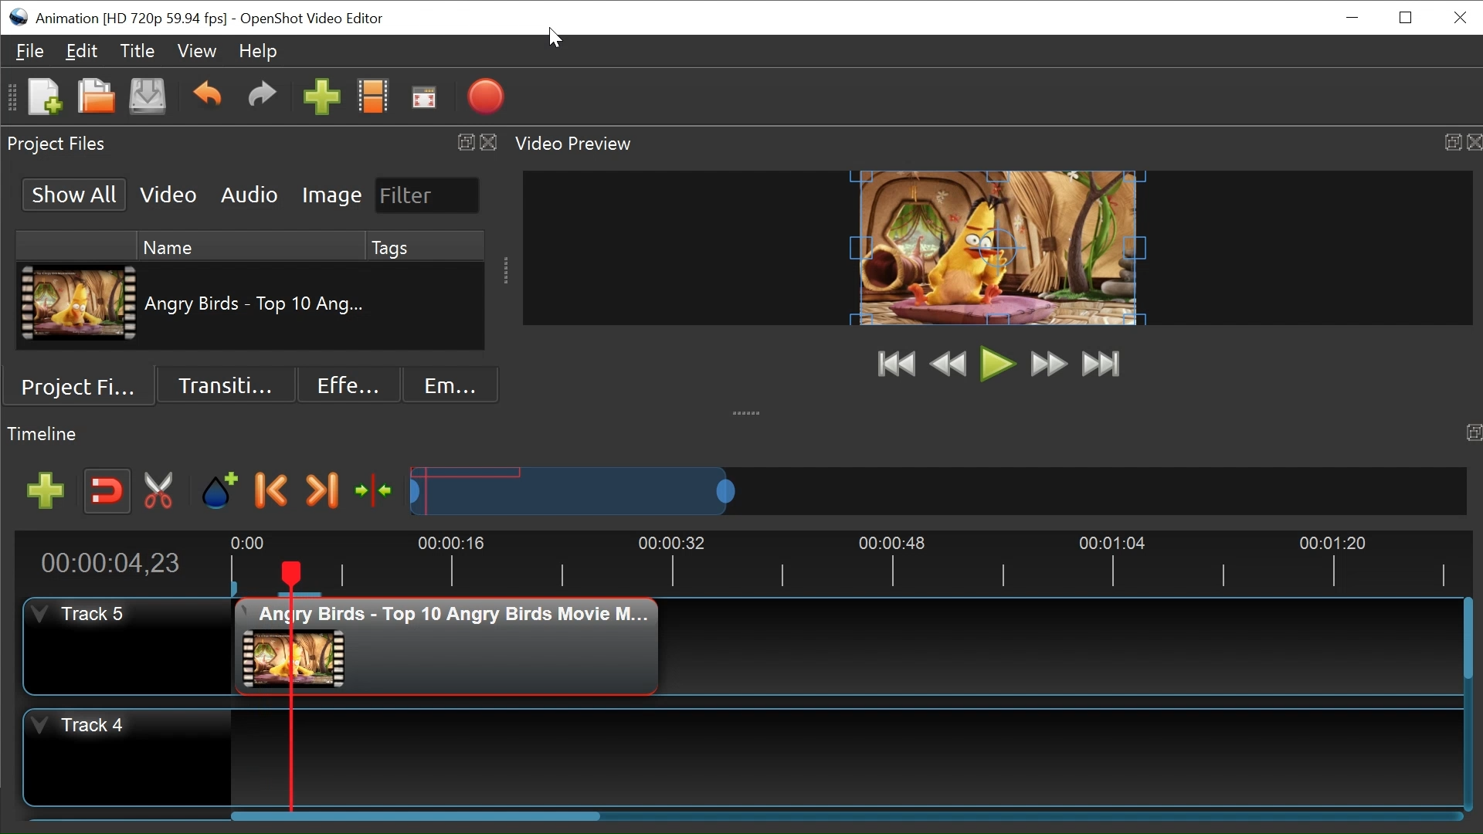 This screenshot has width=1483, height=834. Describe the element at coordinates (272, 490) in the screenshot. I see `Previous Marker` at that location.